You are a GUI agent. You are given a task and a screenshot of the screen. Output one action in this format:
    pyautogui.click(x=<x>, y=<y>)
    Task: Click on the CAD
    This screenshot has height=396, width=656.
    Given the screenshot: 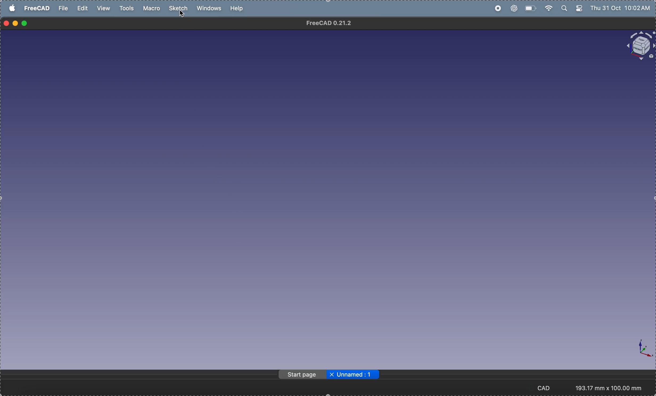 What is the action you would take?
    pyautogui.click(x=546, y=387)
    